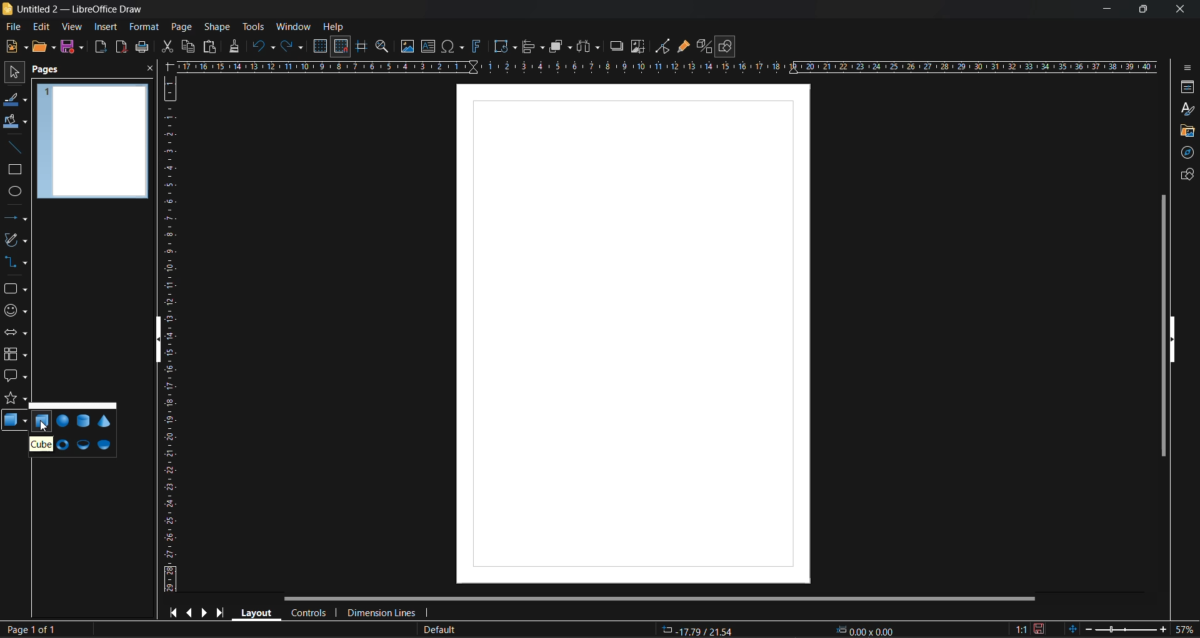 The image size is (1200, 638). I want to click on crop image, so click(638, 48).